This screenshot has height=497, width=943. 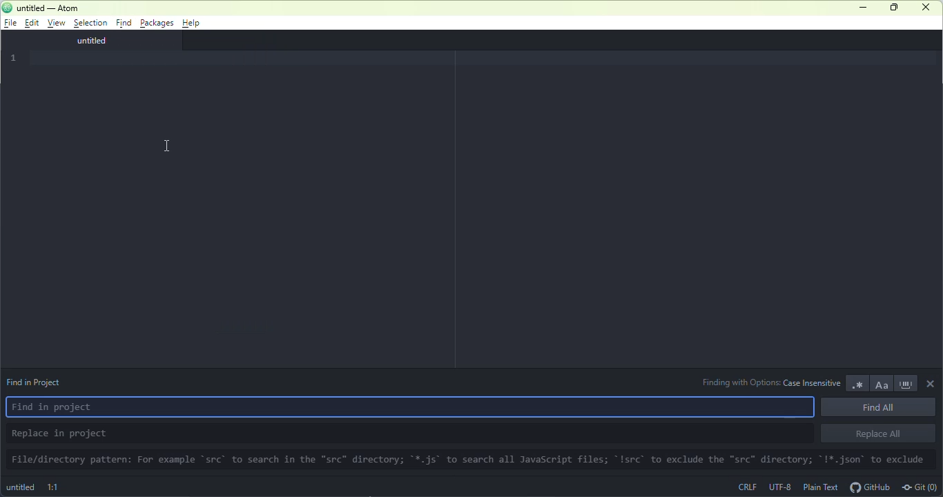 I want to click on file, so click(x=10, y=23).